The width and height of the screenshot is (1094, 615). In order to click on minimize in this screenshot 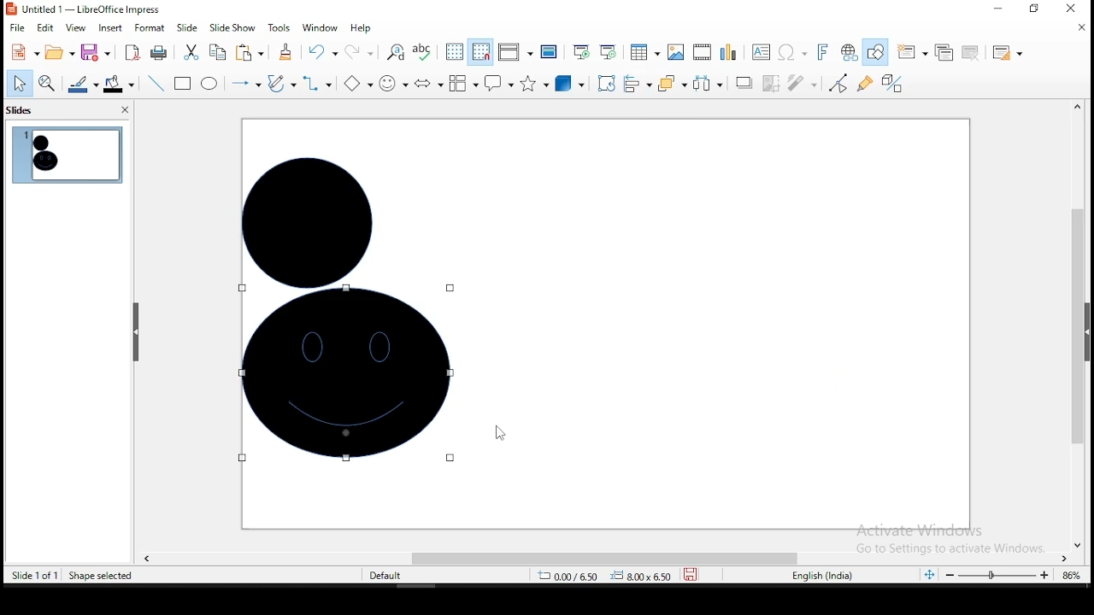, I will do `click(998, 9)`.